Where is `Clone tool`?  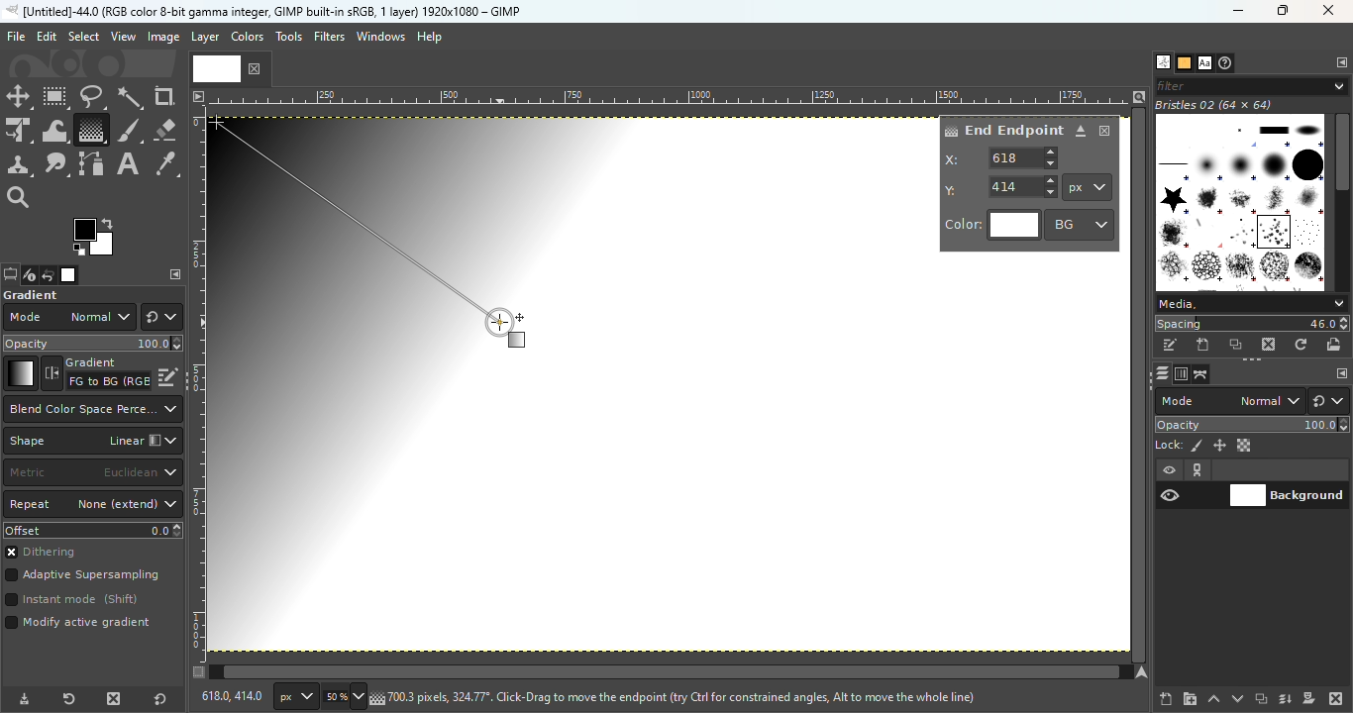 Clone tool is located at coordinates (19, 165).